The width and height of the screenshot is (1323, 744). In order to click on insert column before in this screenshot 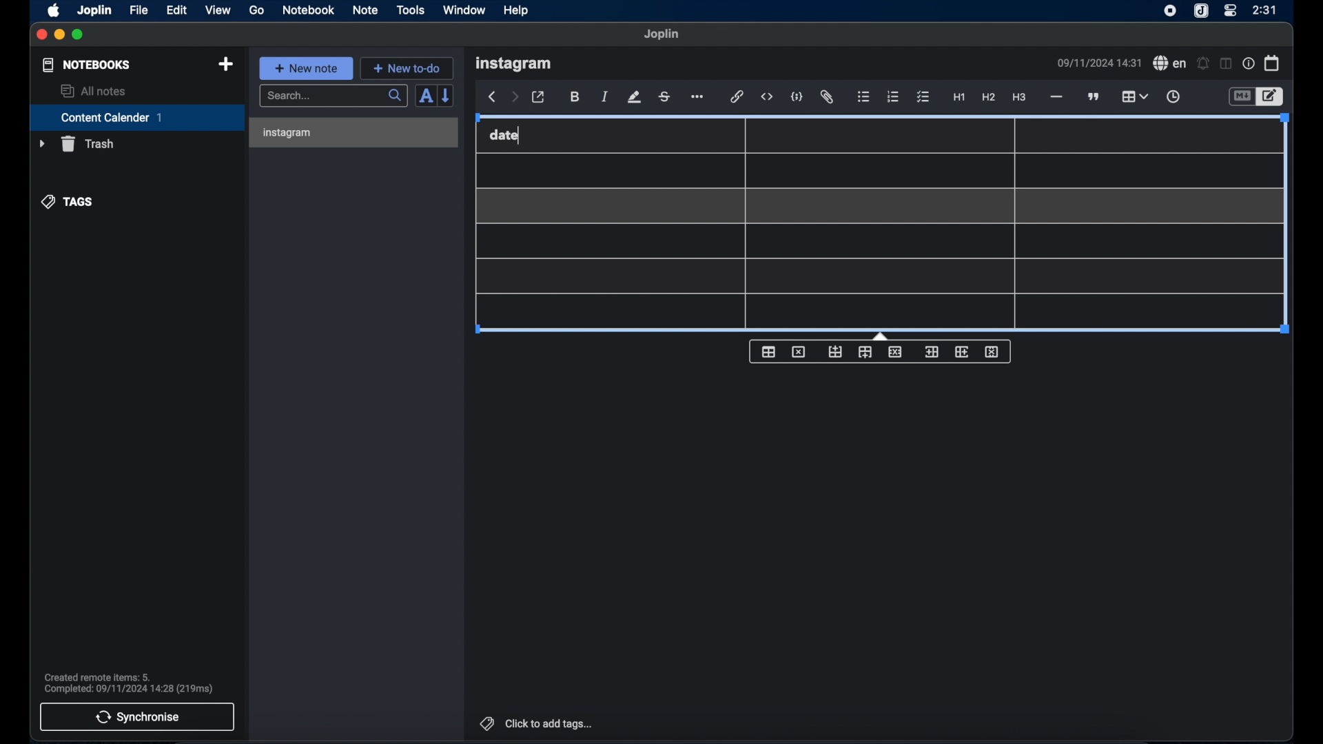, I will do `click(932, 352)`.